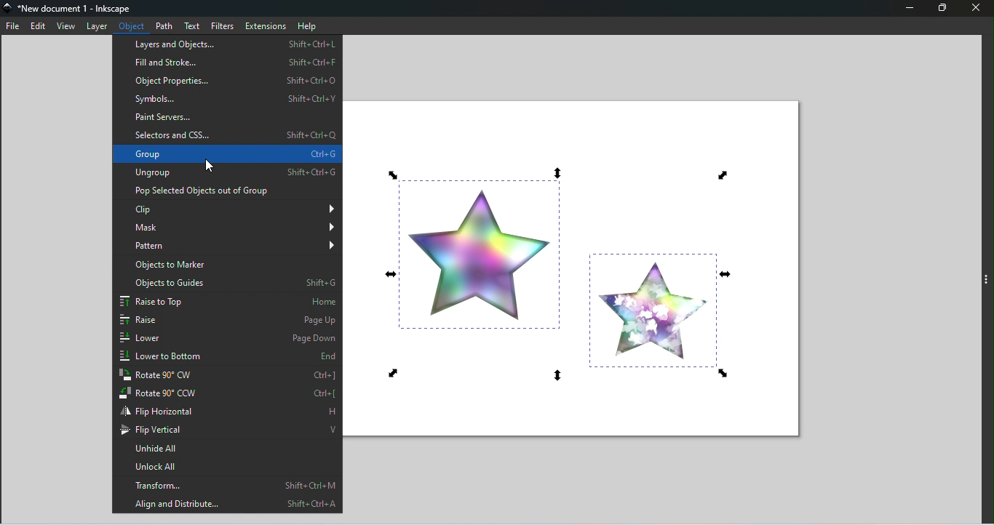 The height and width of the screenshot is (525, 994). What do you see at coordinates (226, 322) in the screenshot?
I see `Raise` at bounding box center [226, 322].